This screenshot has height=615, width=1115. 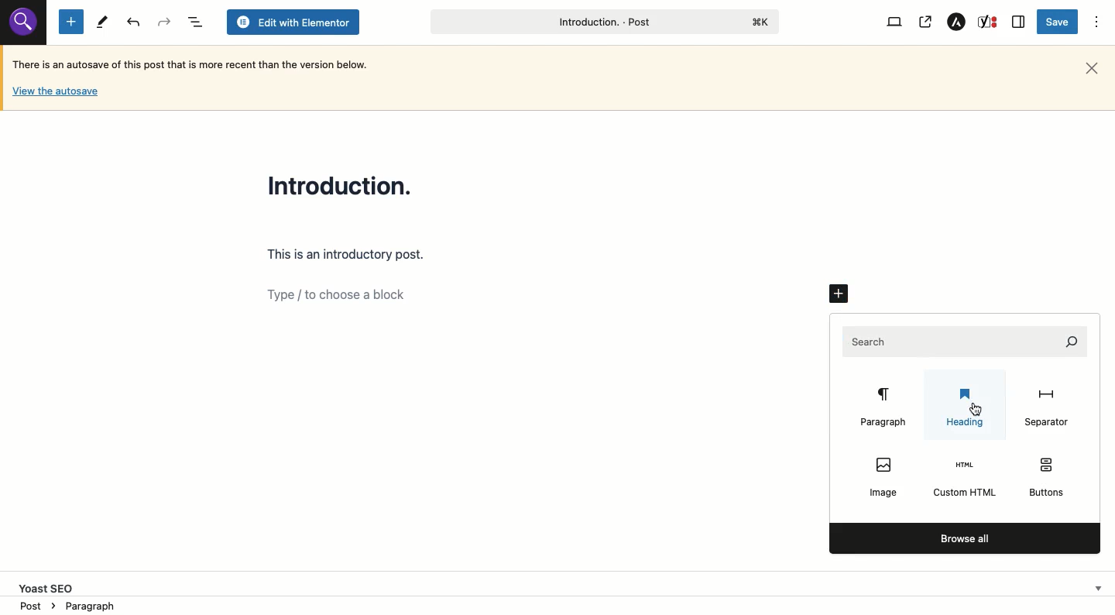 I want to click on Edit with elementor, so click(x=293, y=22).